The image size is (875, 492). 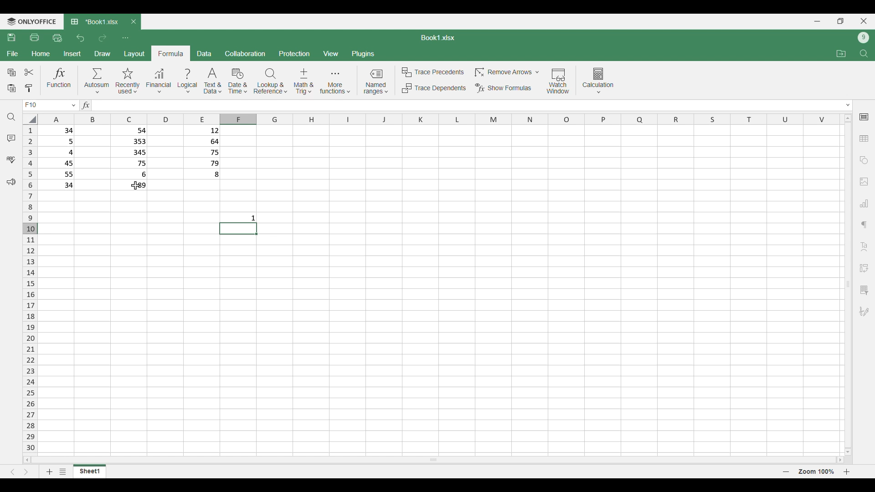 I want to click on Quick print, so click(x=57, y=38).